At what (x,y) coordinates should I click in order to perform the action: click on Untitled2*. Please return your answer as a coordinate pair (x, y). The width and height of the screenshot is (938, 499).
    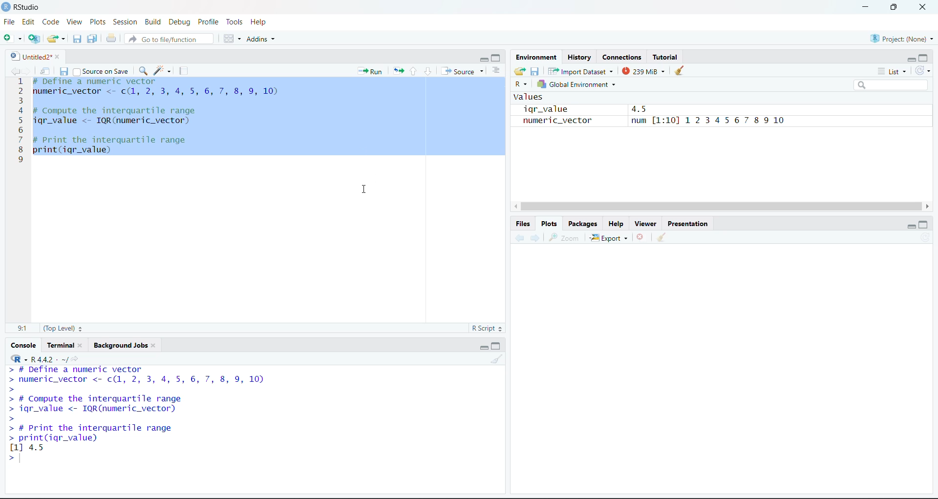
    Looking at the image, I should click on (33, 55).